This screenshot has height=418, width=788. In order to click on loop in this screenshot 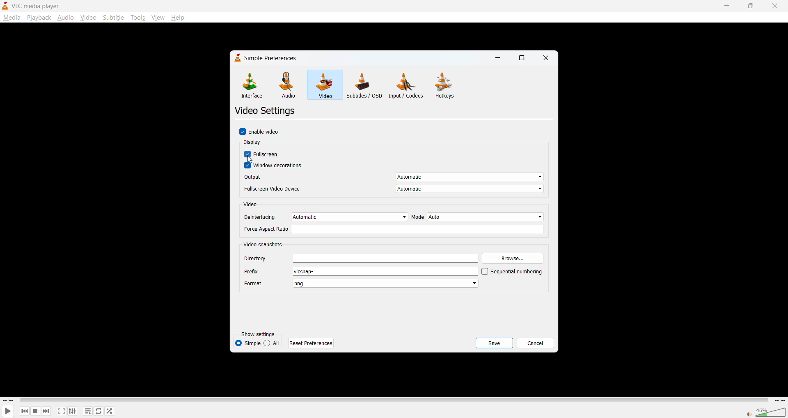, I will do `click(99, 411)`.